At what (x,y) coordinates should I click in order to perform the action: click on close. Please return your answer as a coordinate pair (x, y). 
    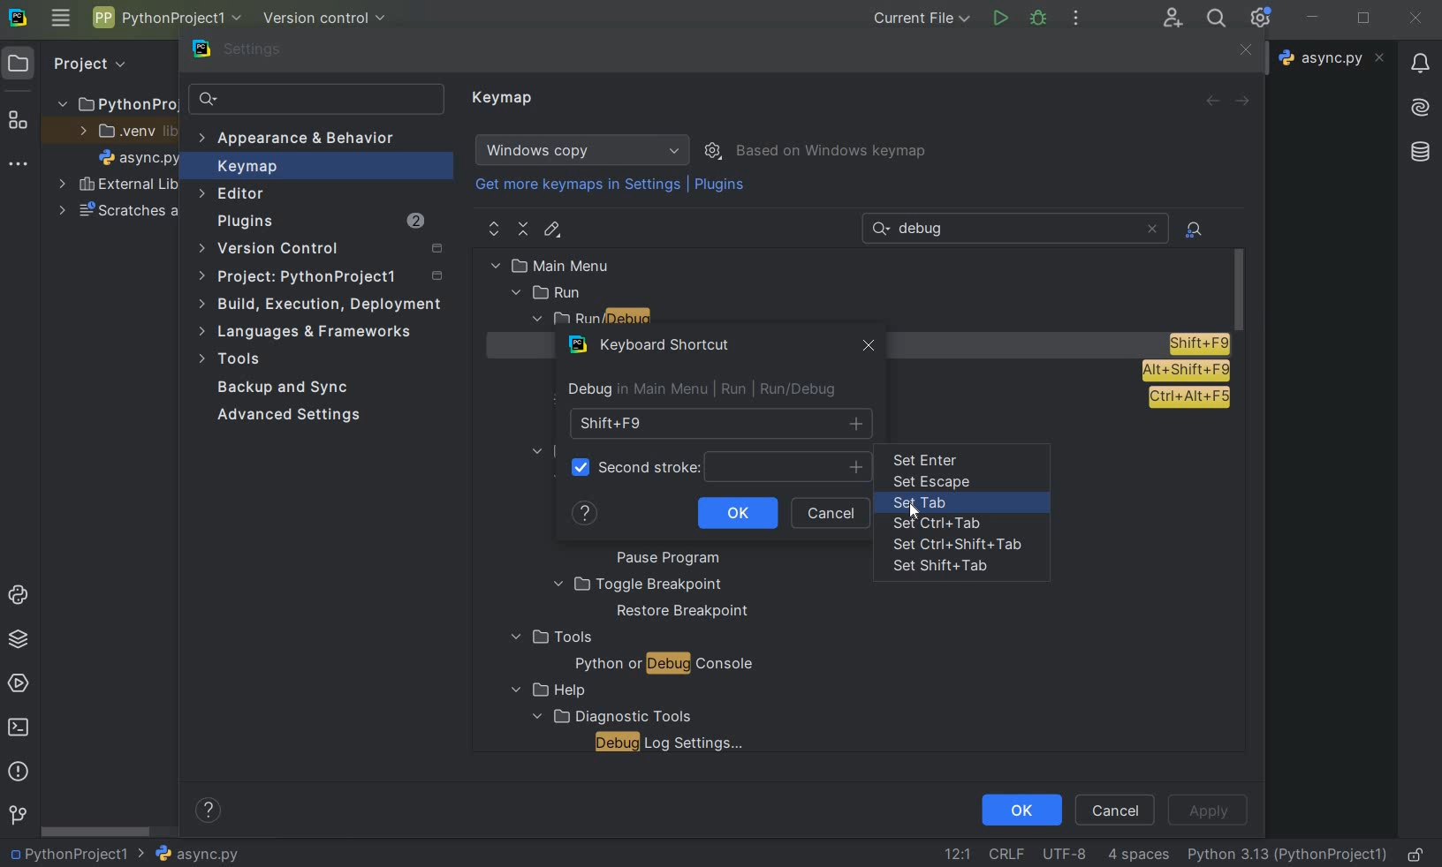
    Looking at the image, I should click on (1243, 51).